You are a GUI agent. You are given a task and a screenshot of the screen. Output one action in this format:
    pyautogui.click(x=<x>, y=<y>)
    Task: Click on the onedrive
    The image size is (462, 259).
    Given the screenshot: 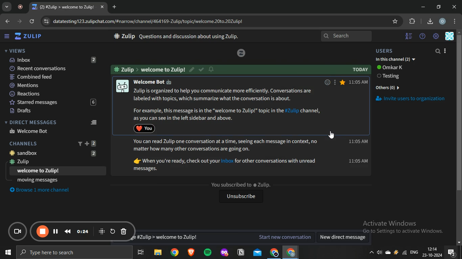 What is the action you would take?
    pyautogui.click(x=389, y=253)
    